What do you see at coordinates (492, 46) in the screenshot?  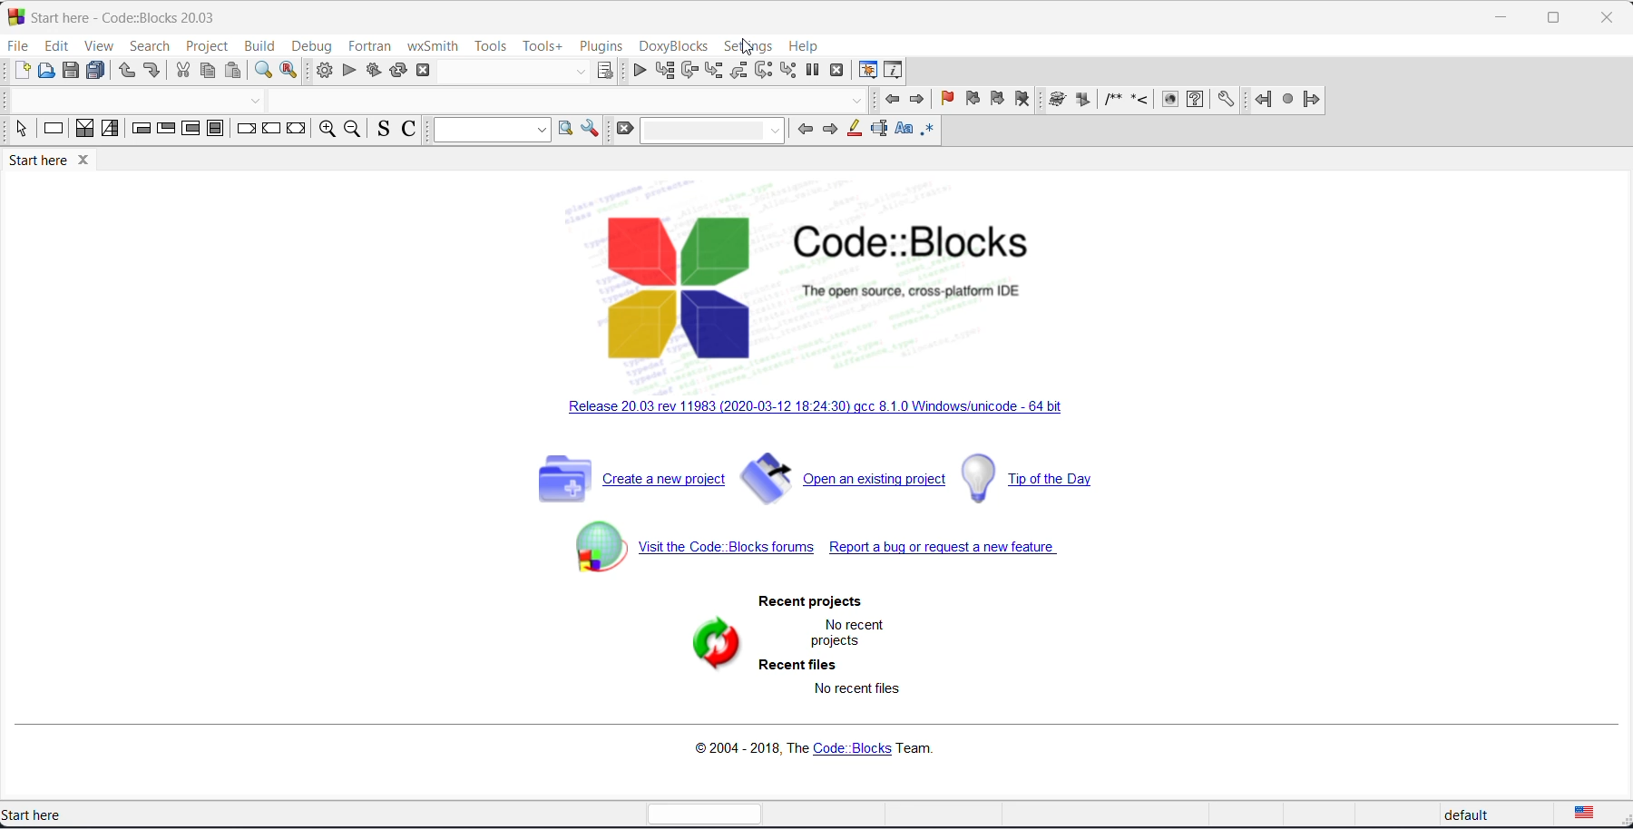 I see `tools` at bounding box center [492, 46].